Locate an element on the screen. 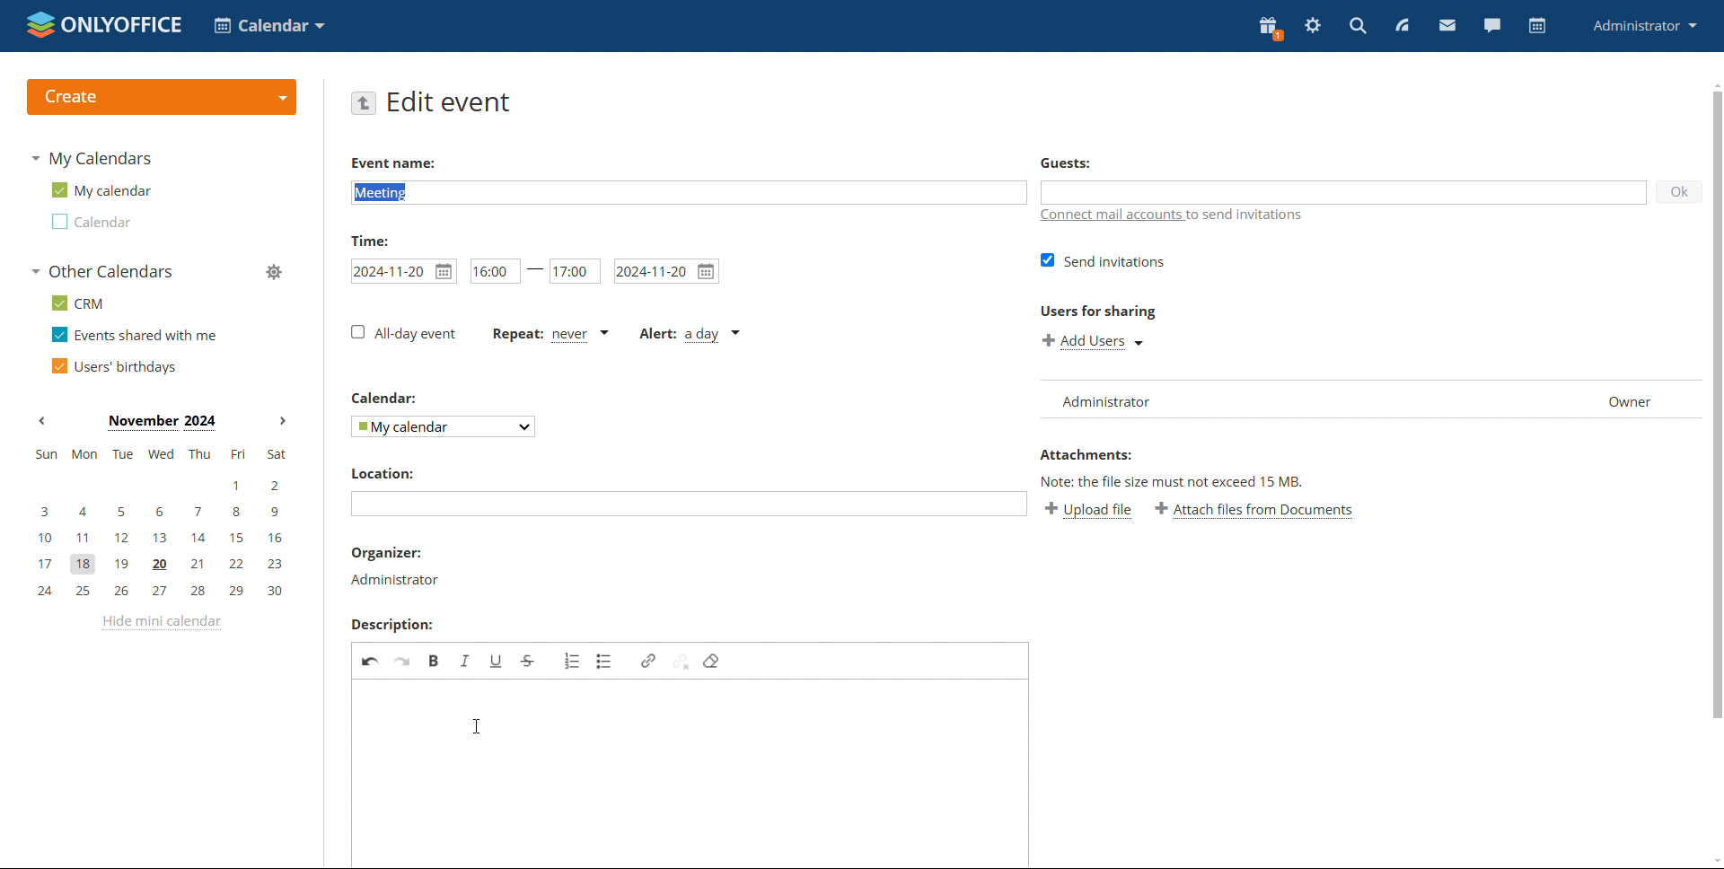  calendar is located at coordinates (1539, 25).